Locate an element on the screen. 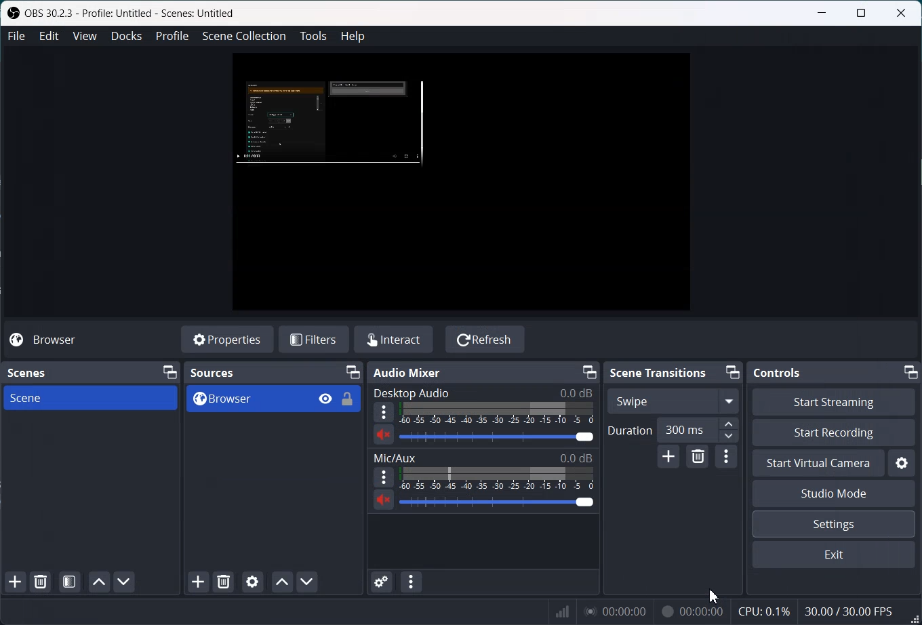  Add Configurable Transition is located at coordinates (669, 458).